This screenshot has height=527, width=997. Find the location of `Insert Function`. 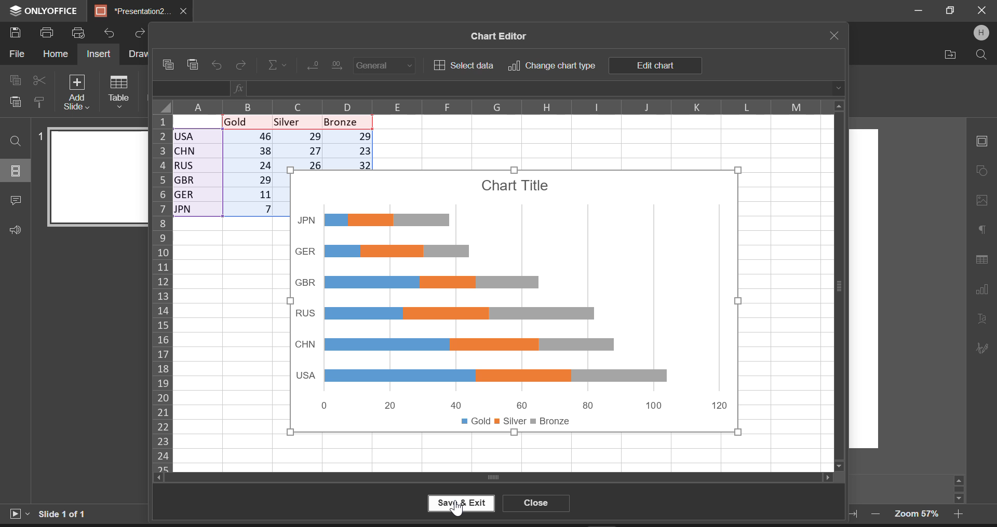

Insert Function is located at coordinates (278, 64).